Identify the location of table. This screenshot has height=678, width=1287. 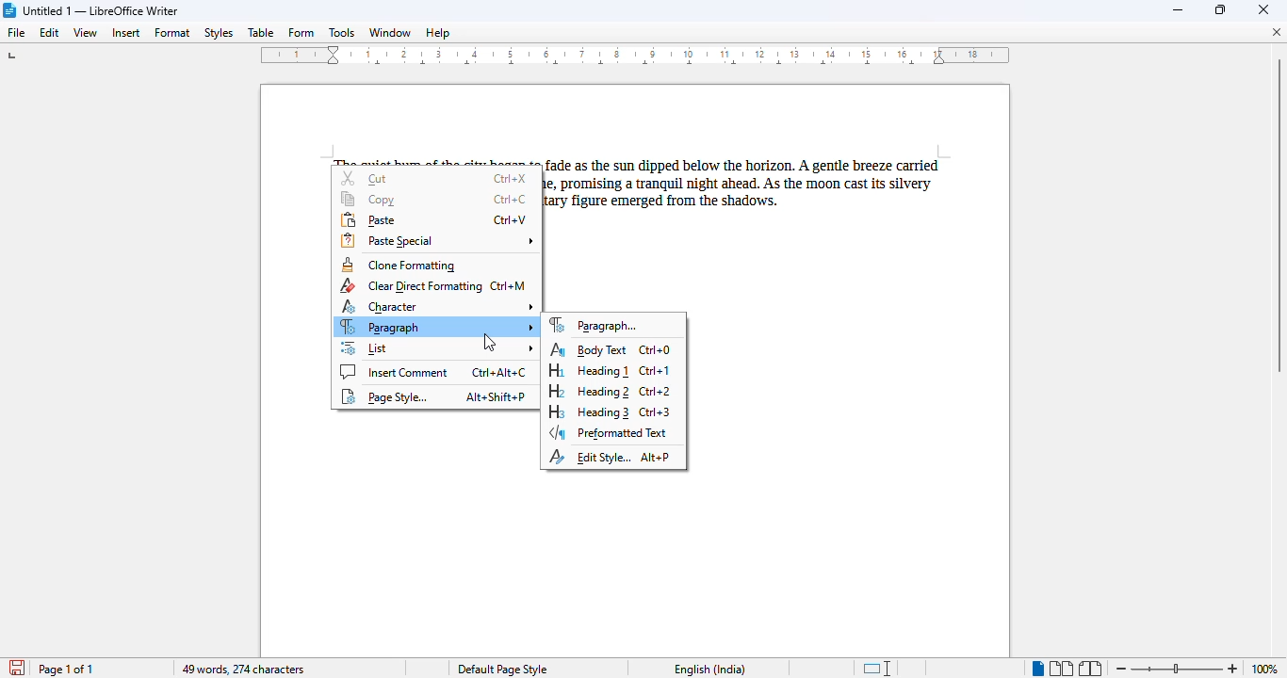
(261, 32).